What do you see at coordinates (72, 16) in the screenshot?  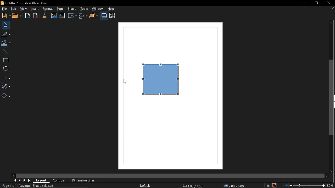 I see `Transformation` at bounding box center [72, 16].